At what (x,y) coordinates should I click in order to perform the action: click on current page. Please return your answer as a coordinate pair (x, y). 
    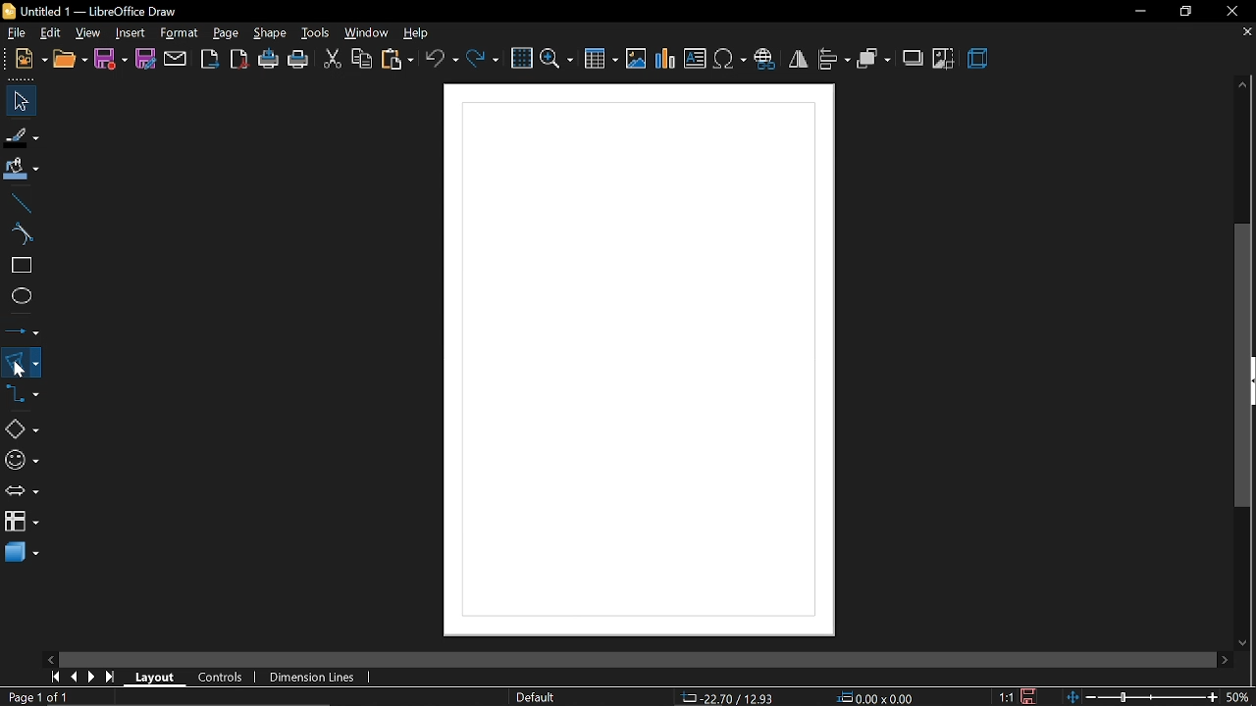
    Looking at the image, I should click on (41, 697).